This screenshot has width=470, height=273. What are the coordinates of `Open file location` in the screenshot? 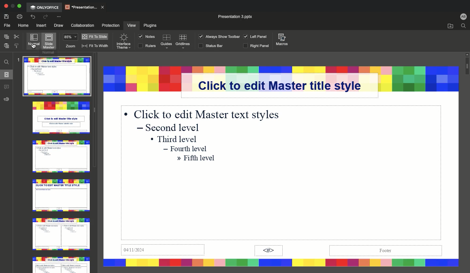 It's located at (449, 26).